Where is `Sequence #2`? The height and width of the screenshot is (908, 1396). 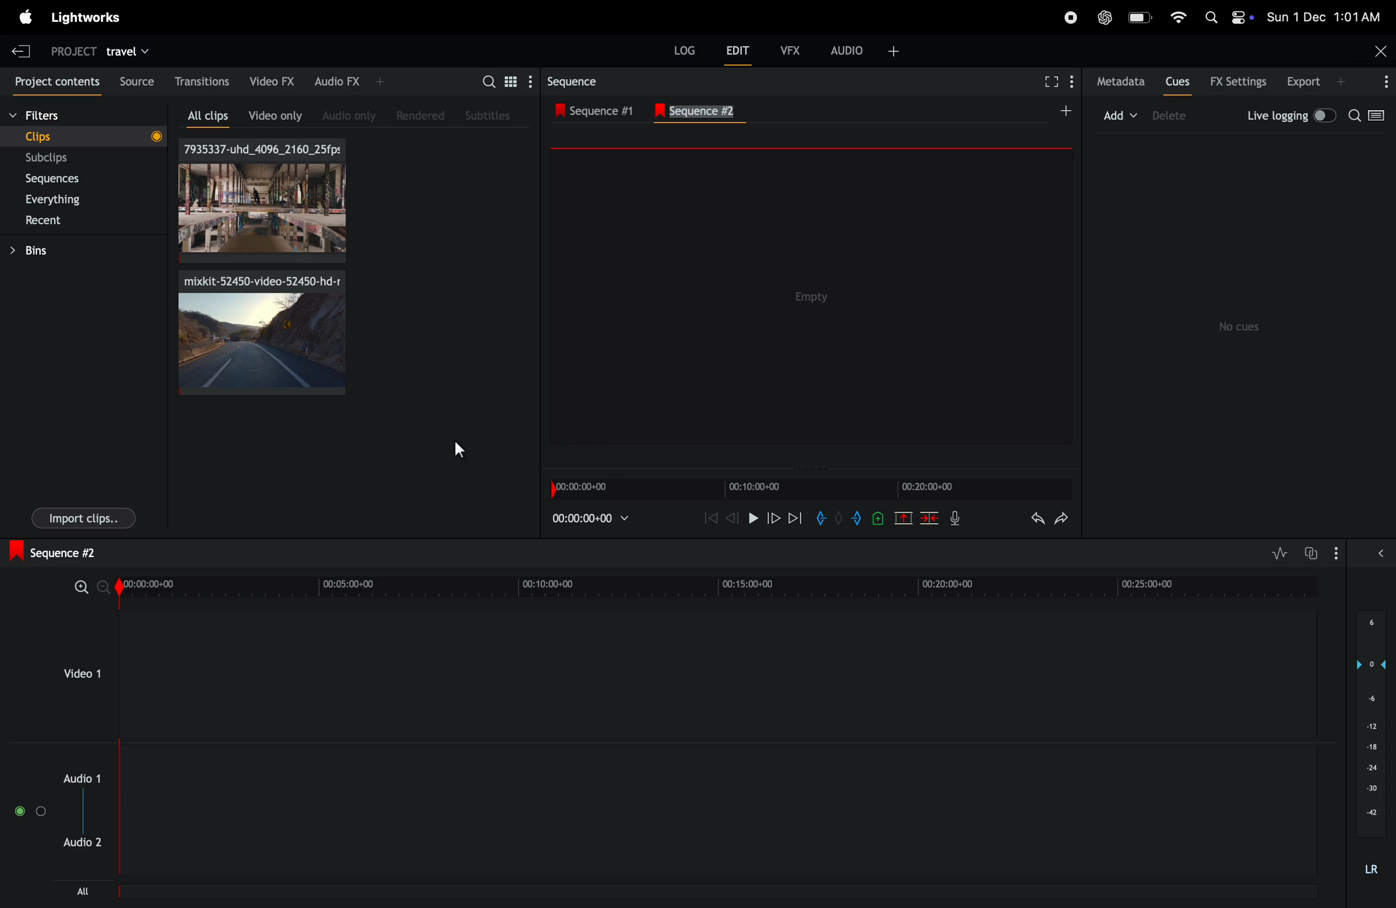
Sequence #2 is located at coordinates (710, 111).